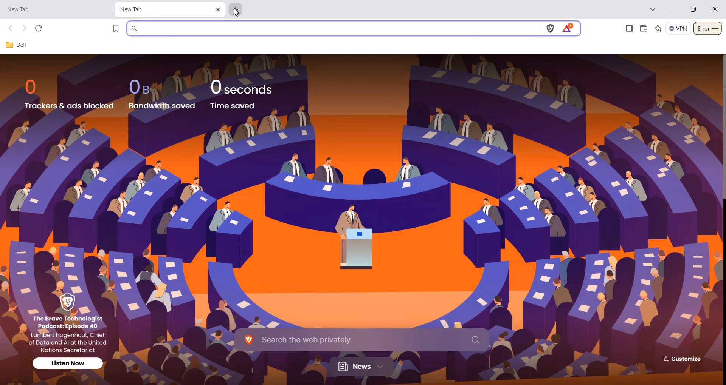  I want to click on OB, so click(144, 87).